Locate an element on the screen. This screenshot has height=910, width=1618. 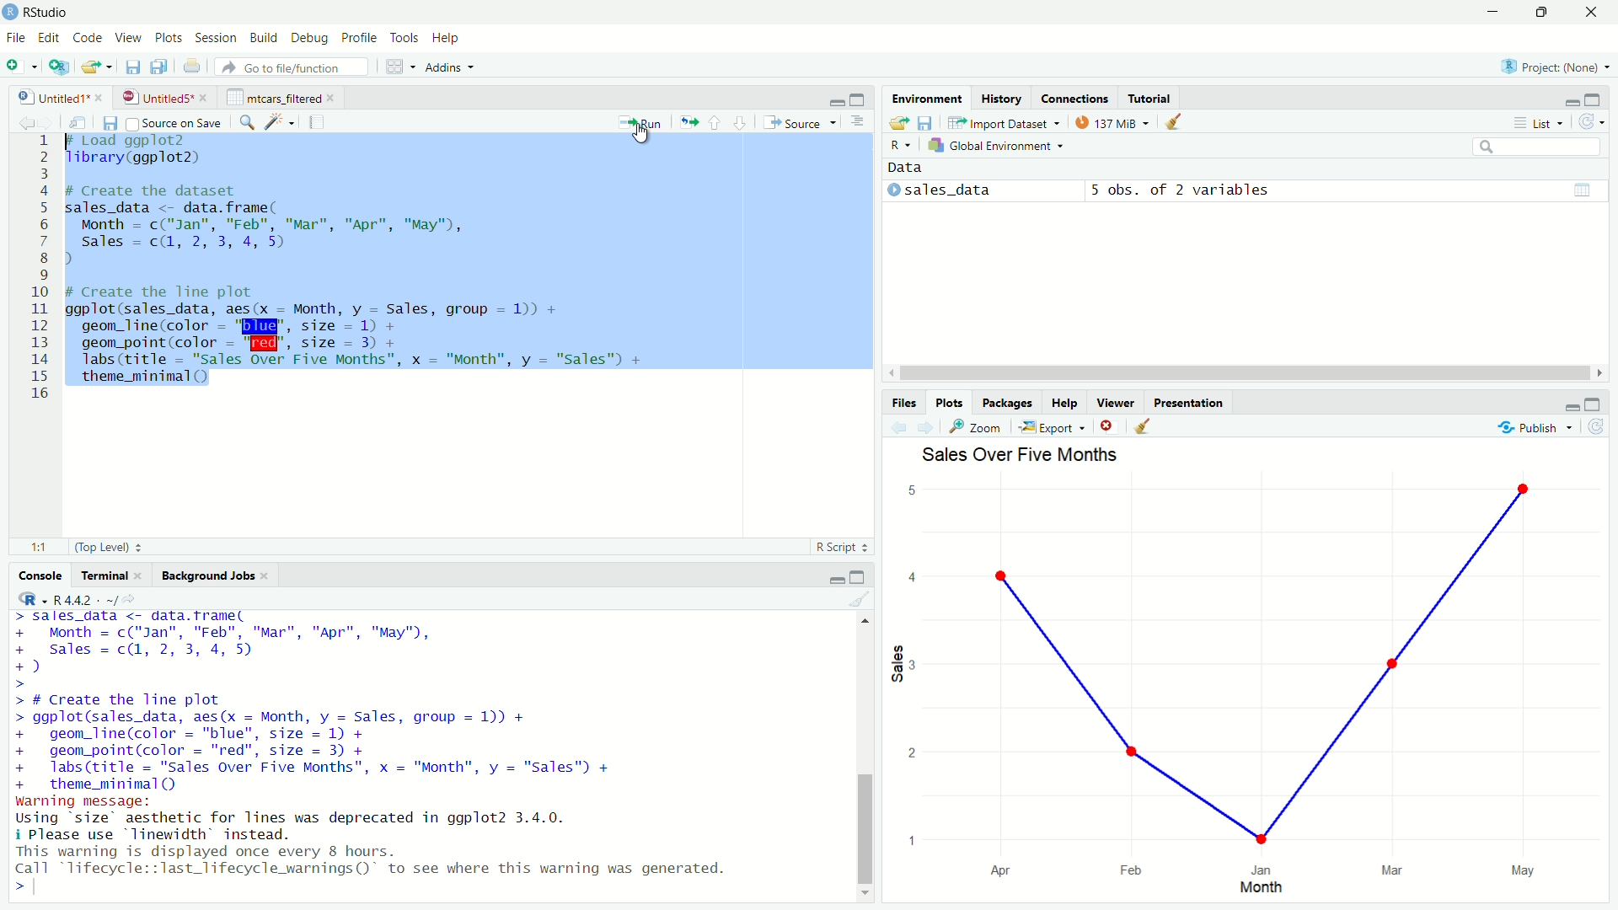
# Load ggplot2 library(ggplot2)# Create the datasetsales_data <- data.frame(Month - c("Jan", "Feb", "Mar", "Apr", "May"),Sales = c(1, 2, 3, 4, 5))# Create the line plotggplot(sales_data, aes(x = Month, y = Sales, group = 1)) +geom_Tine(color = " ", size = 1) +geom_point (color = " ", size = 3) +labs (title = "sales ayer Five Months", x = "Month", y = "Sales") +theme_minimal() is located at coordinates (363, 265).